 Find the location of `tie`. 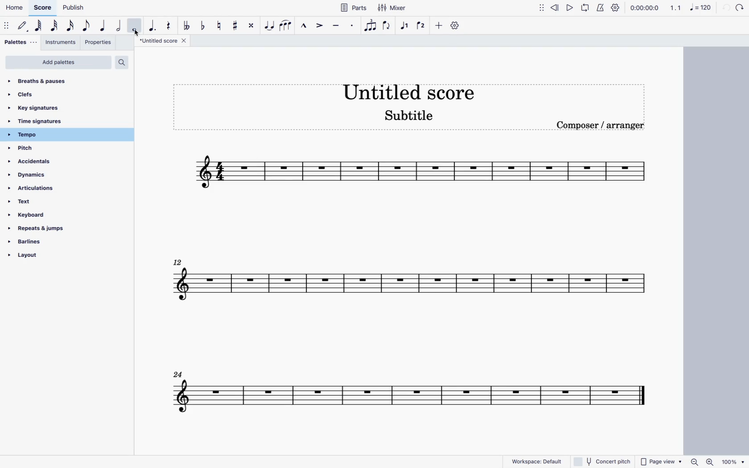

tie is located at coordinates (268, 25).